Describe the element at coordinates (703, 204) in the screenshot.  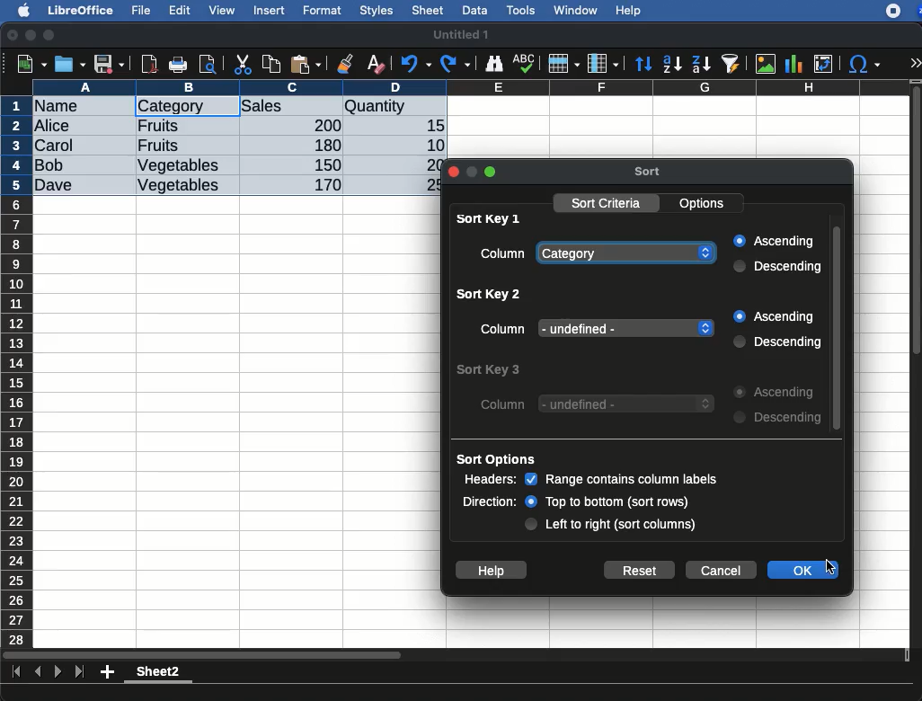
I see `options` at that location.